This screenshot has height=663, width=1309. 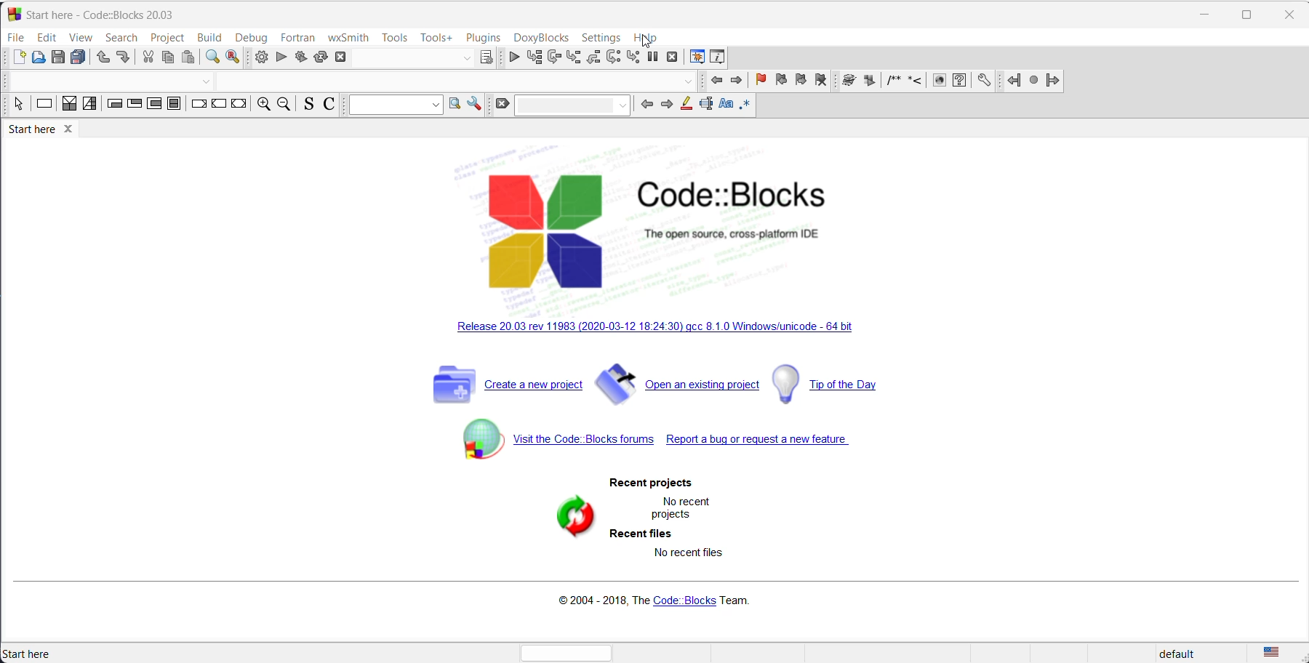 I want to click on match case, so click(x=725, y=104).